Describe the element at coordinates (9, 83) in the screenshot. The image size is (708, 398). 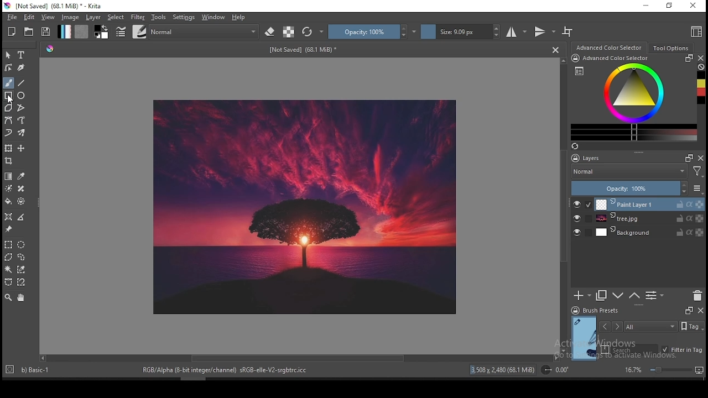
I see `brush tool` at that location.